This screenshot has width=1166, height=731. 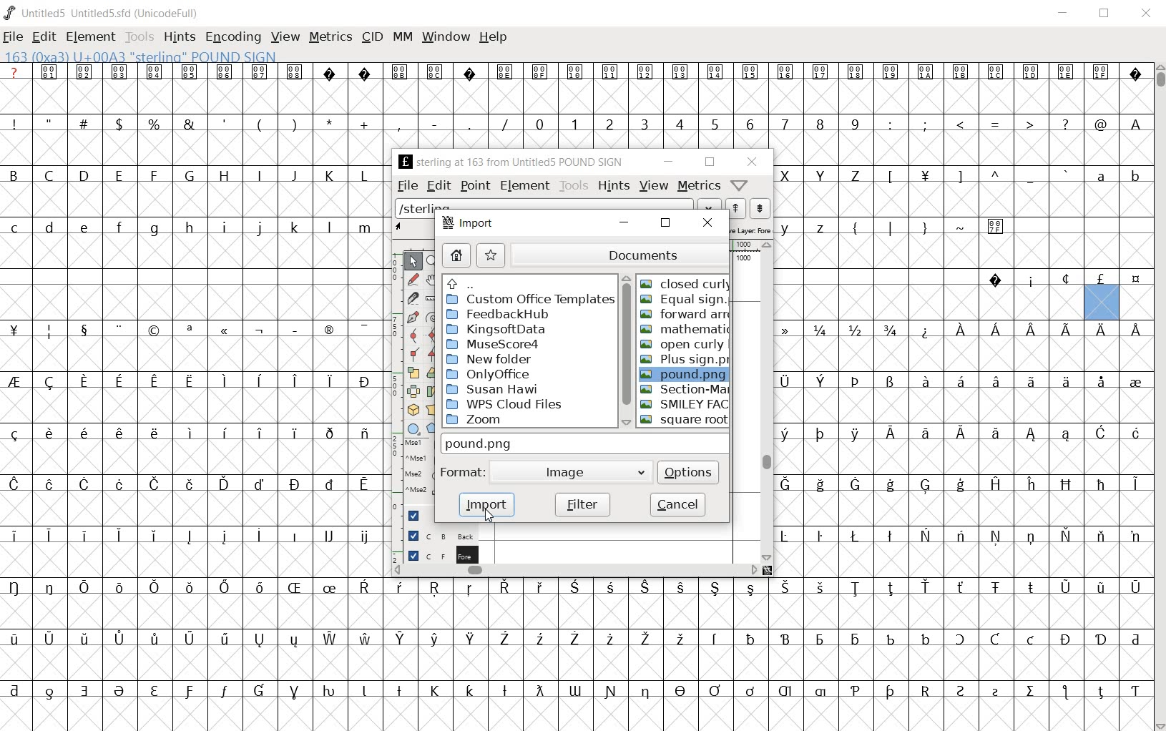 I want to click on Symbol, so click(x=1135, y=73).